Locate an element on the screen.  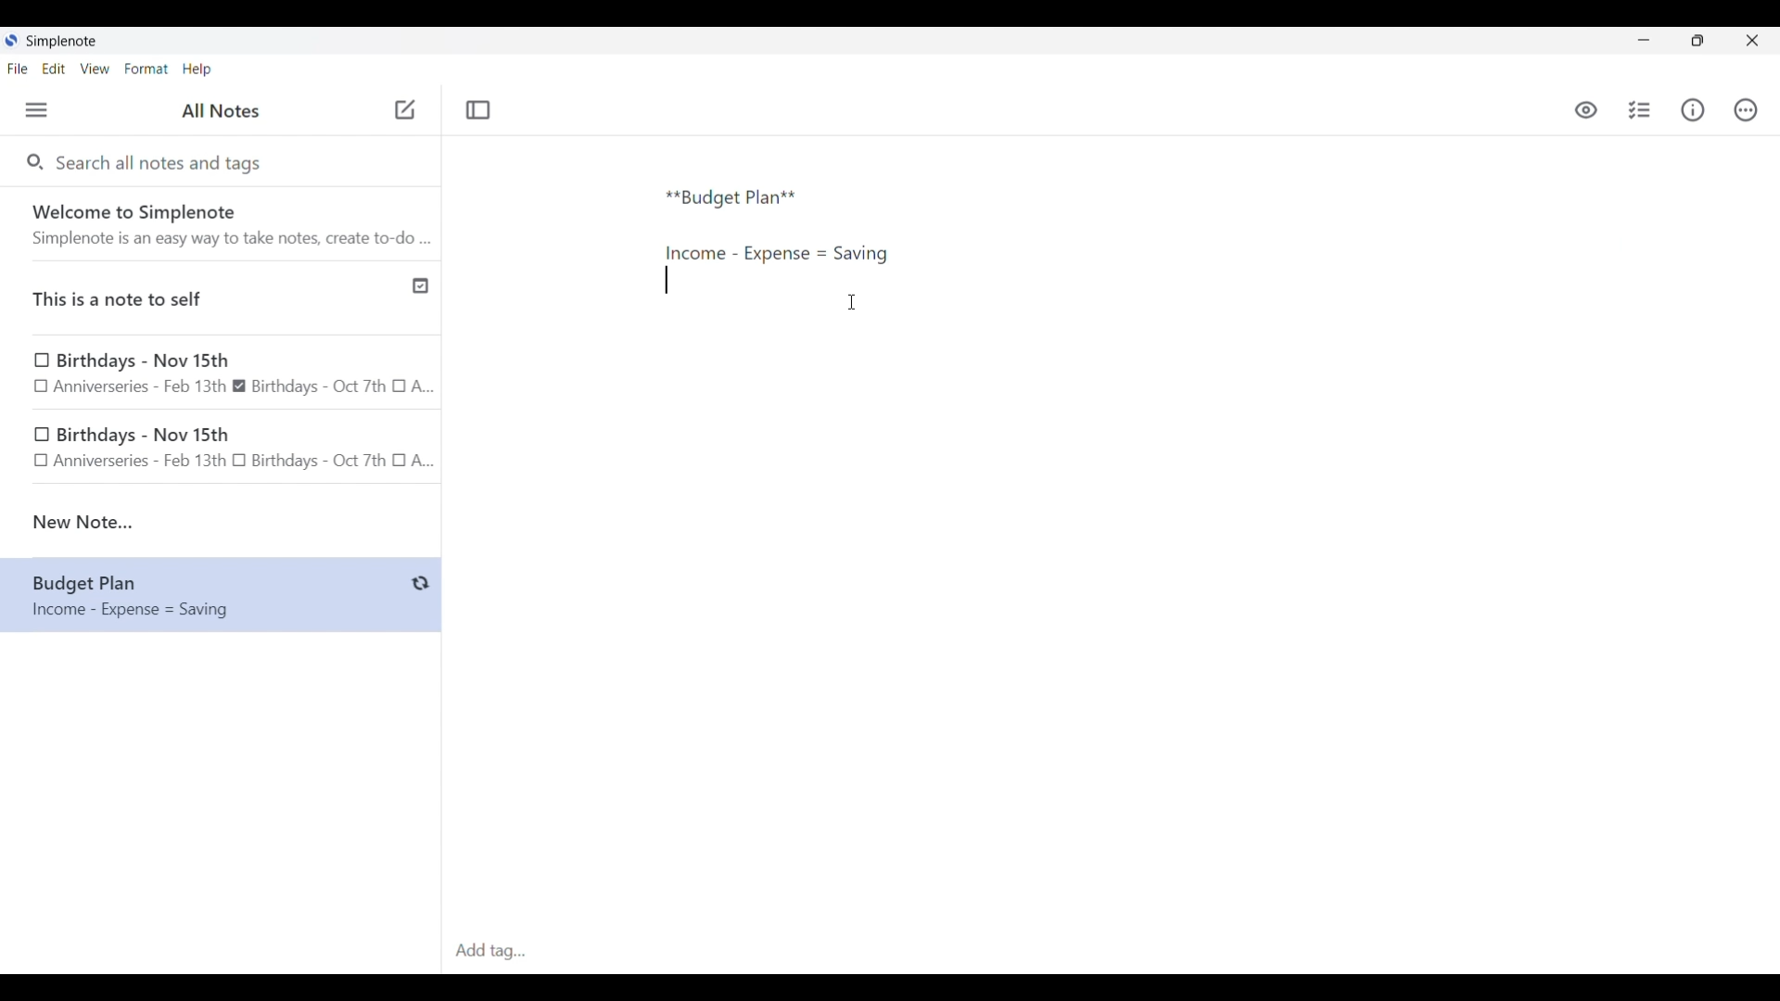
Close interface is located at coordinates (1752, 40).